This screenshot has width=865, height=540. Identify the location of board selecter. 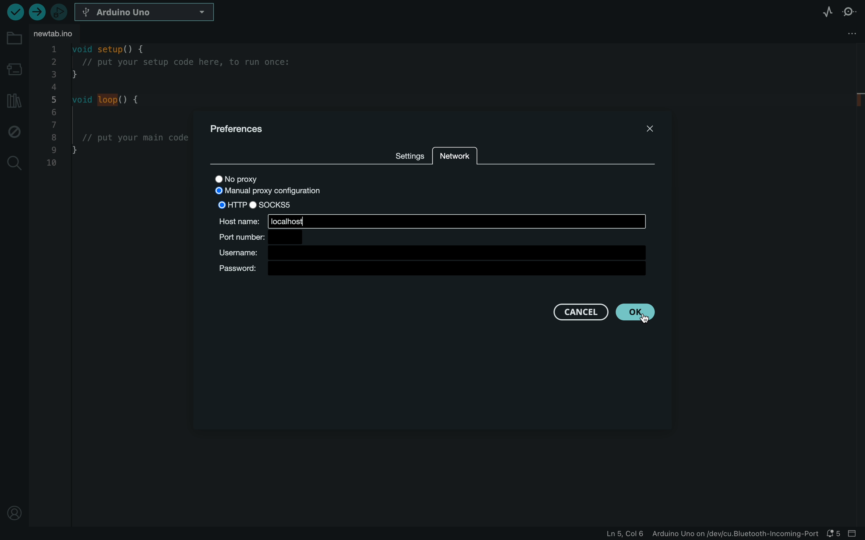
(145, 13).